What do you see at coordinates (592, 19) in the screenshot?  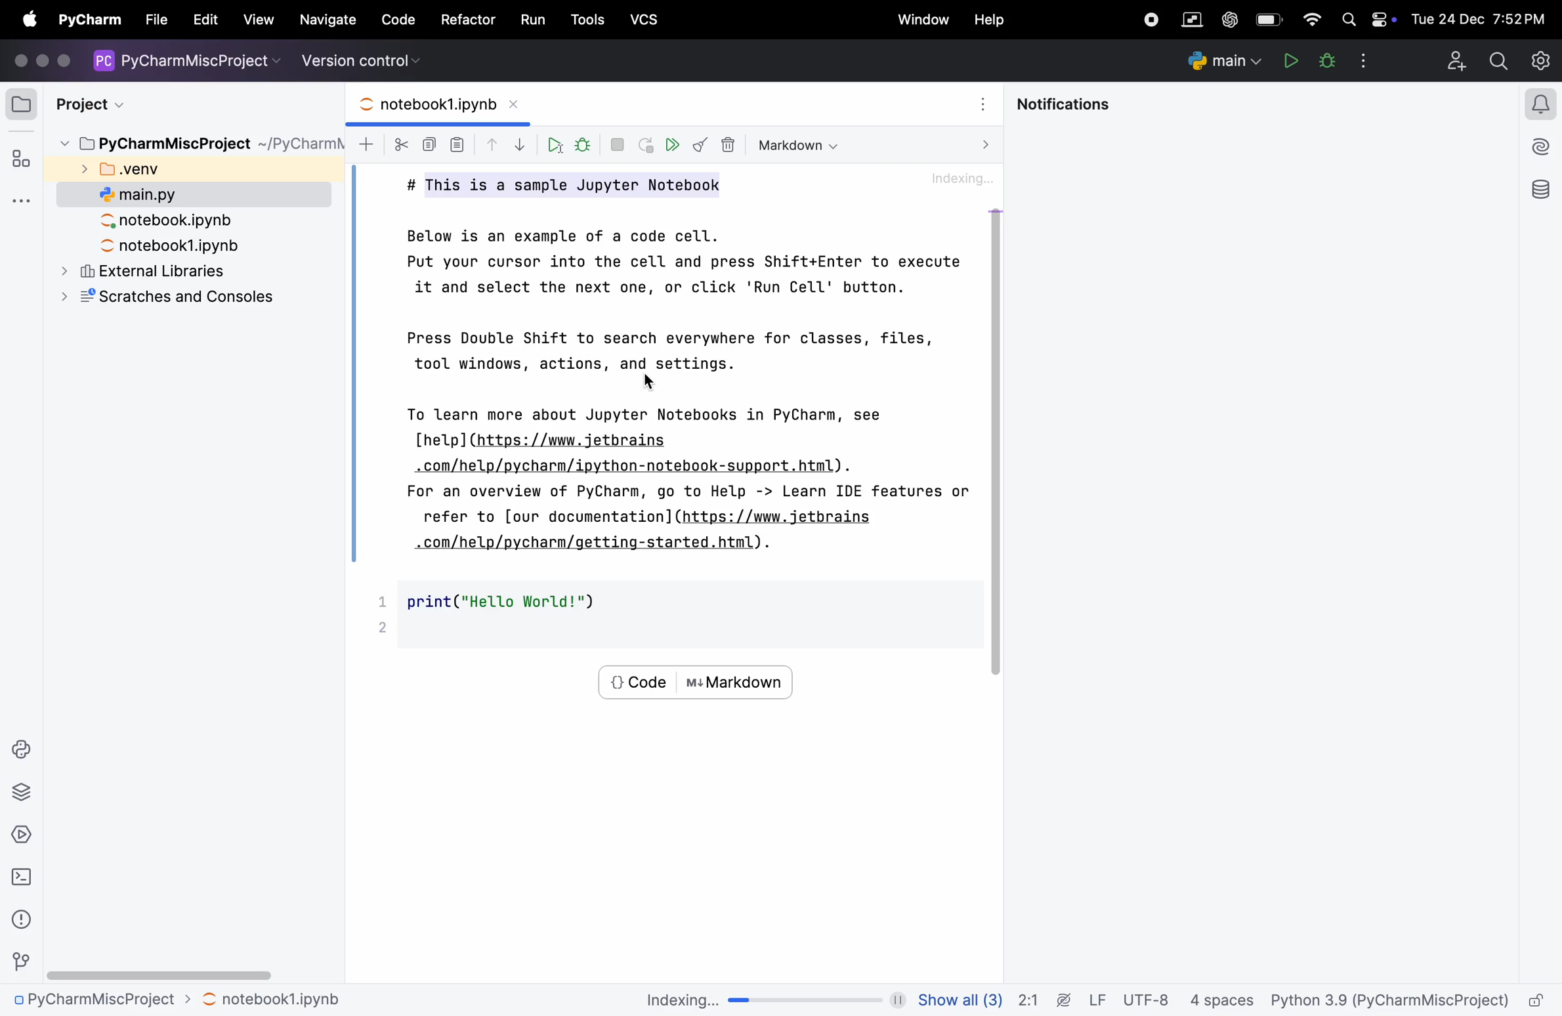 I see `` at bounding box center [592, 19].